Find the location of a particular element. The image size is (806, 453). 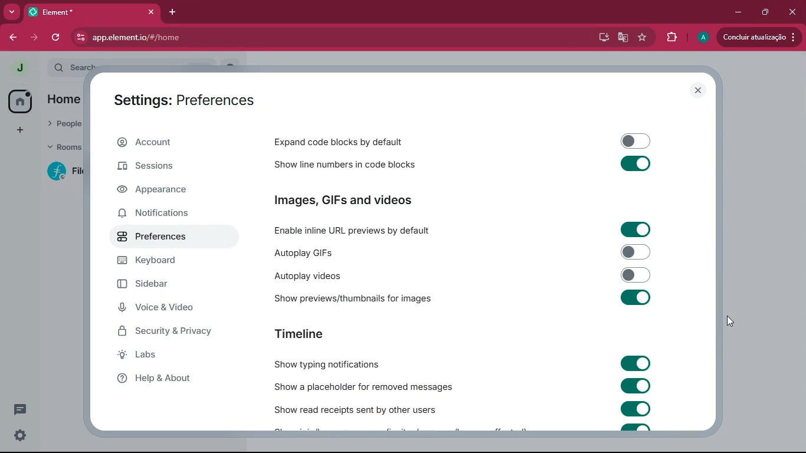

app.element.io/#/home is located at coordinates (206, 38).